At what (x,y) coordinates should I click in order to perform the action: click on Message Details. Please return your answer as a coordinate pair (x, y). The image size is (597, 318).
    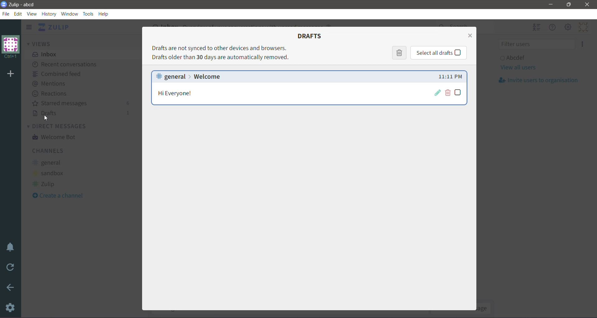
    Looking at the image, I should click on (182, 94).